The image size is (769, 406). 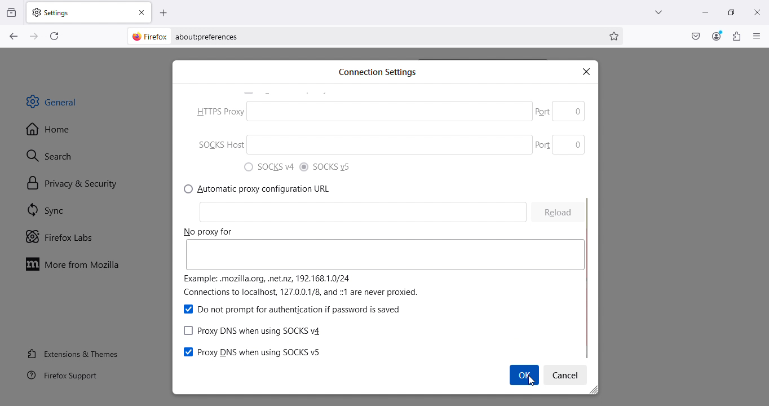 What do you see at coordinates (558, 143) in the screenshot?
I see `Part 0` at bounding box center [558, 143].